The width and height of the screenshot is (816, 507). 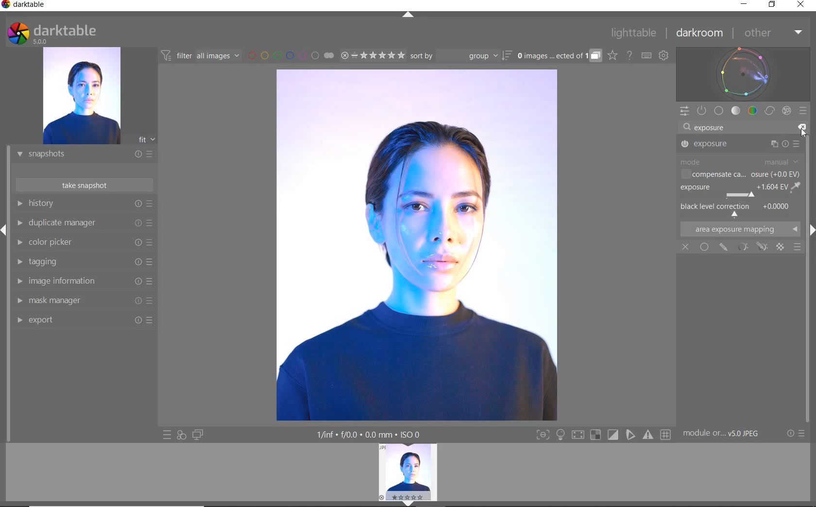 I want to click on RESTORE, so click(x=774, y=5).